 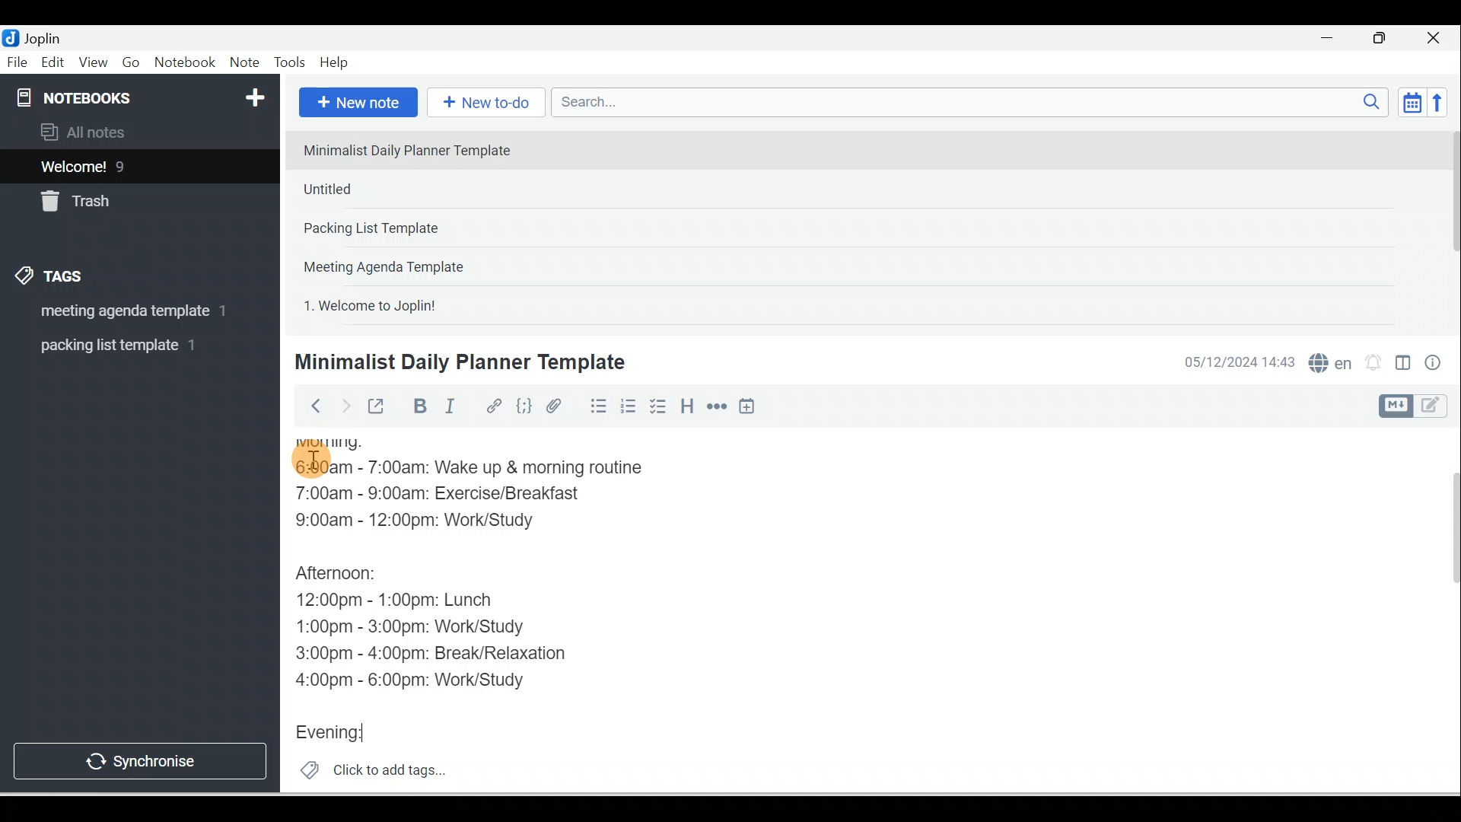 I want to click on Afternoon:, so click(x=350, y=575).